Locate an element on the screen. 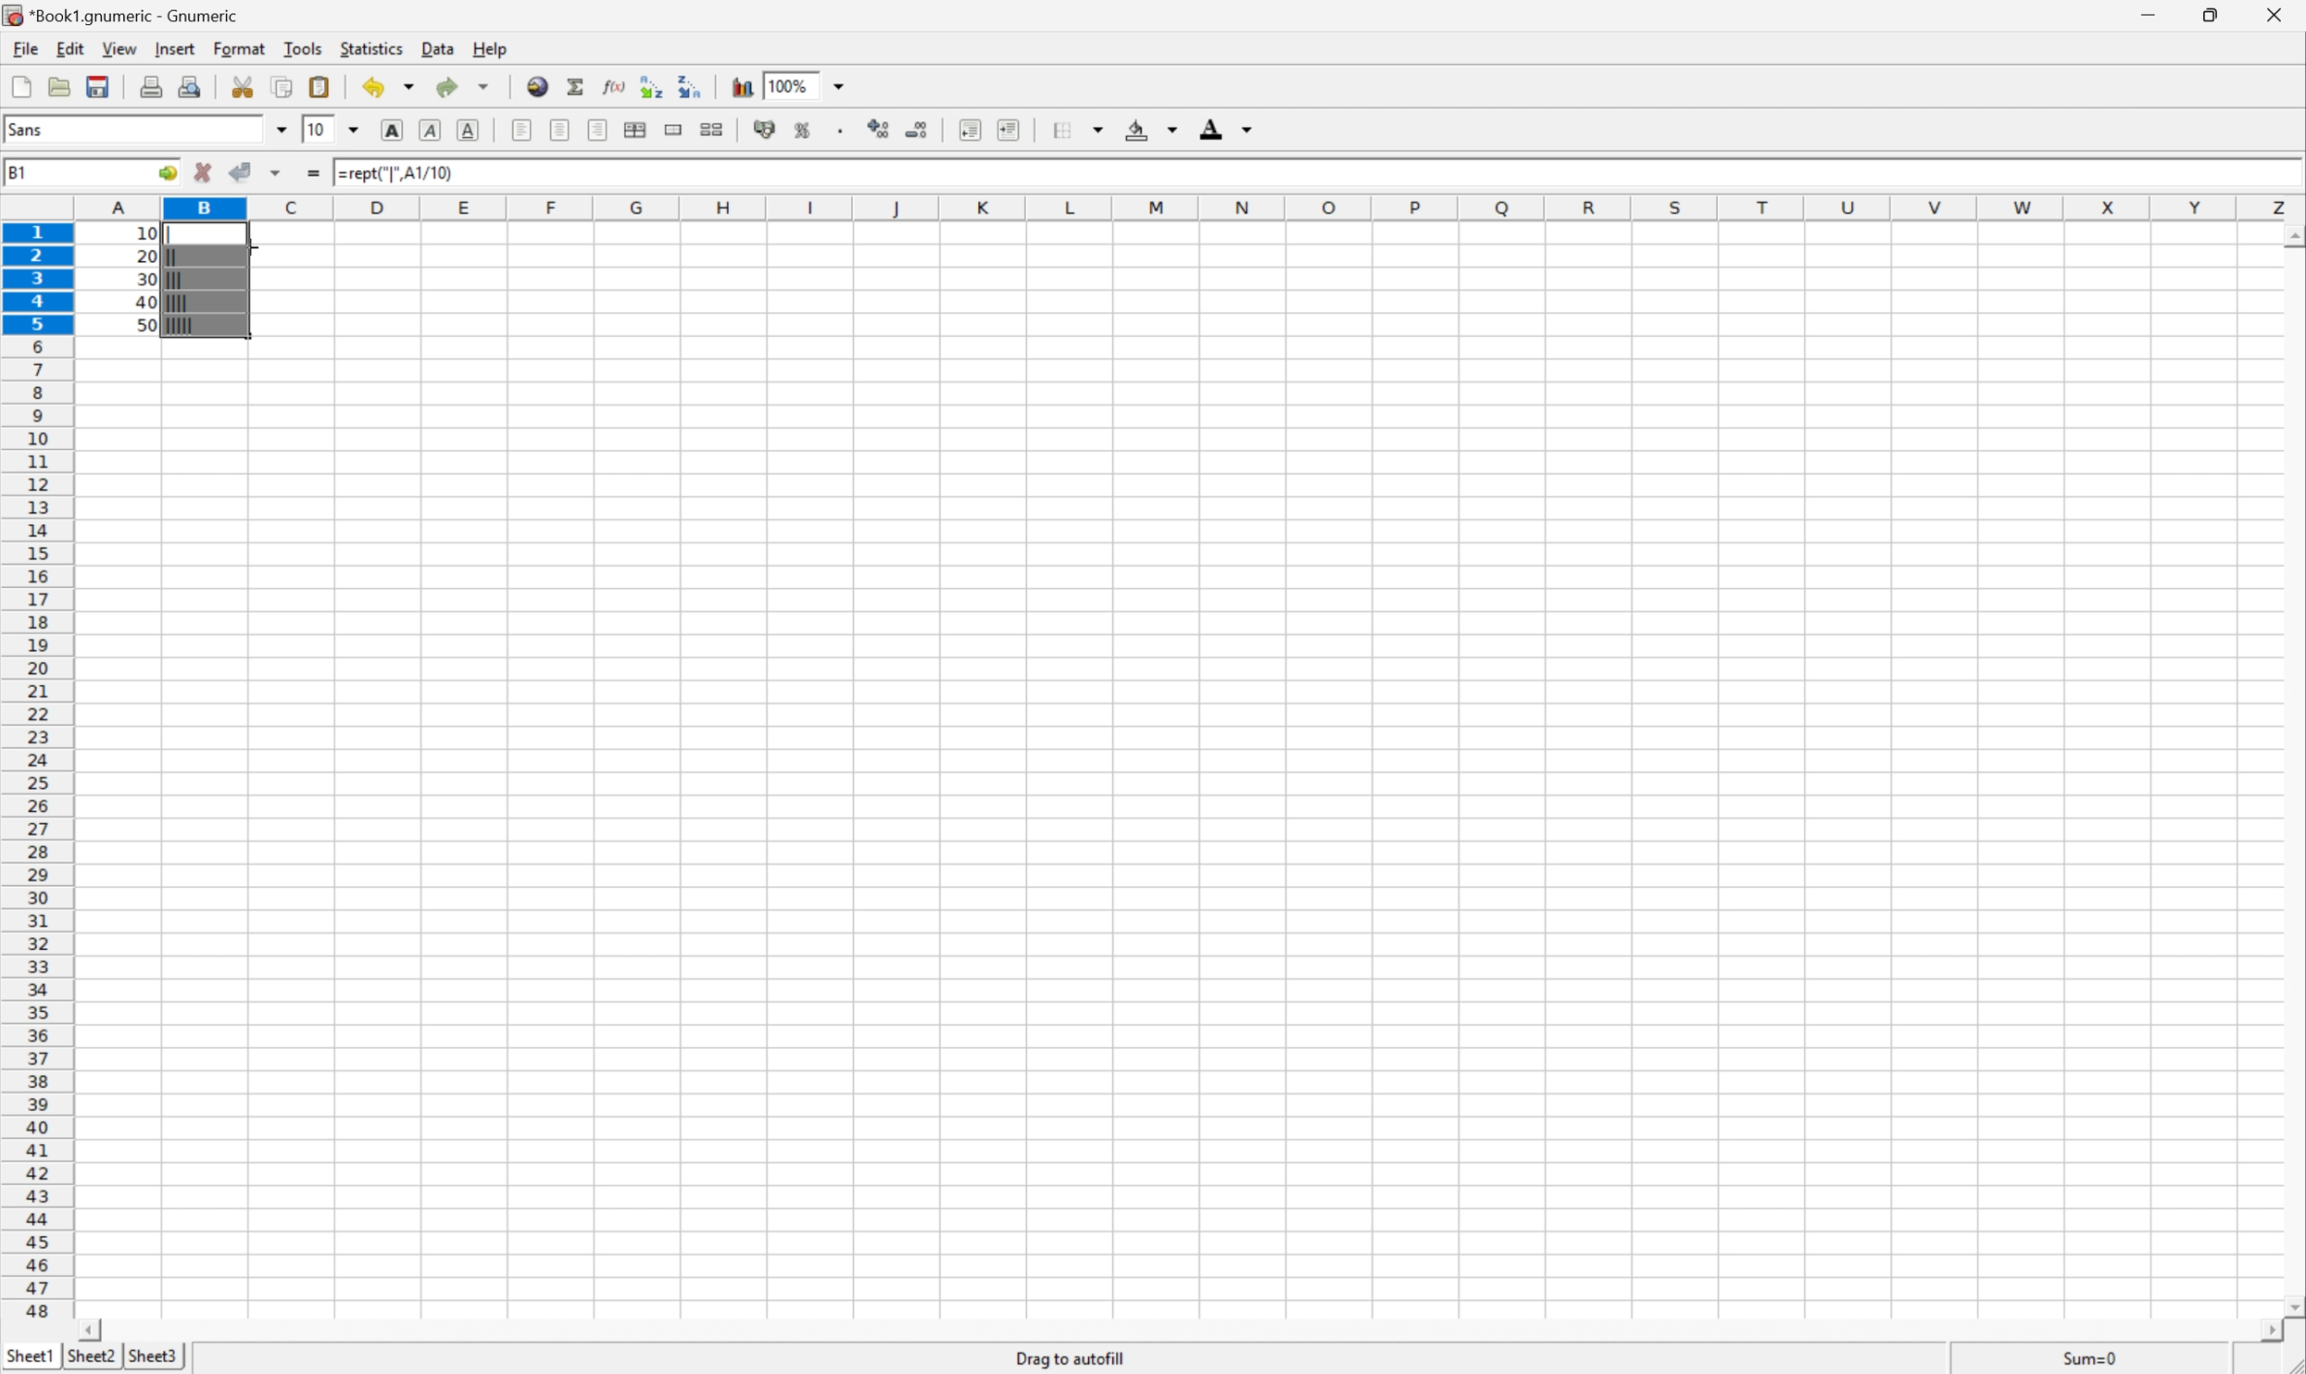 The image size is (2306, 1374). Cursor is located at coordinates (249, 242).